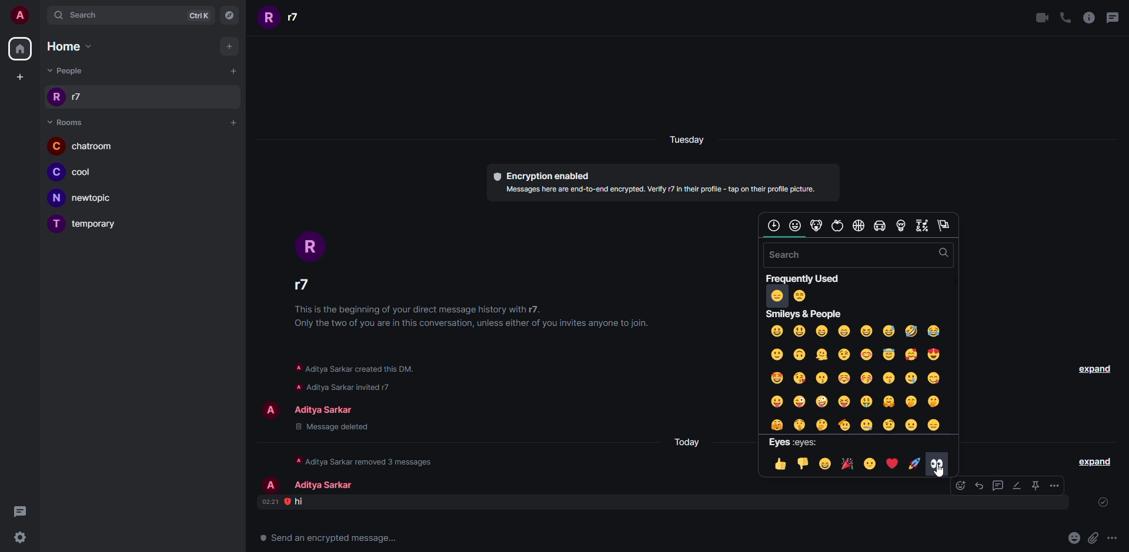 The image size is (1129, 552). What do you see at coordinates (914, 462) in the screenshot?
I see `rocket` at bounding box center [914, 462].